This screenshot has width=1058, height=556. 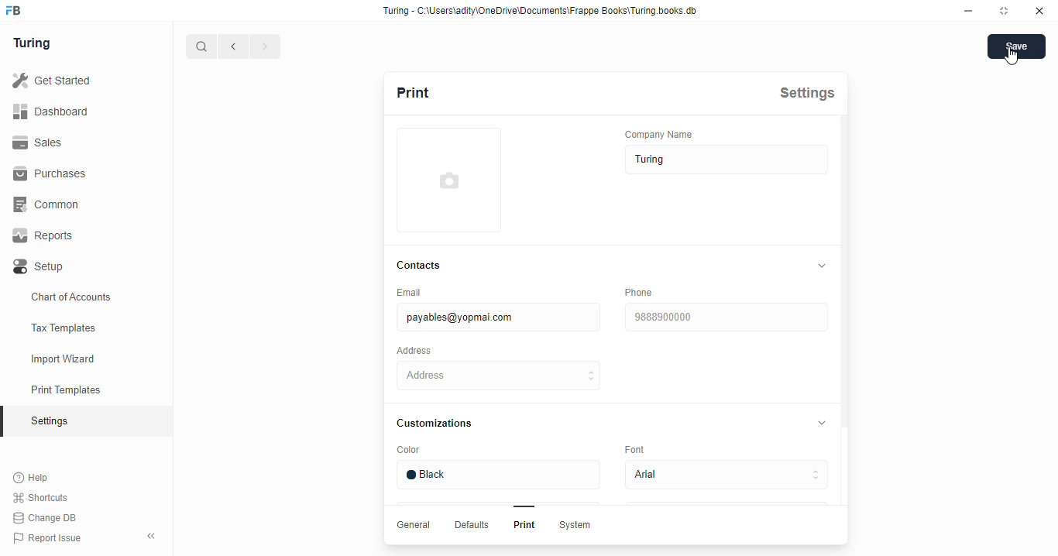 What do you see at coordinates (544, 11) in the screenshot?
I see `Turing - C:\Users\adity\OneDrive\Documents\Frappe Books\Turing books. db` at bounding box center [544, 11].